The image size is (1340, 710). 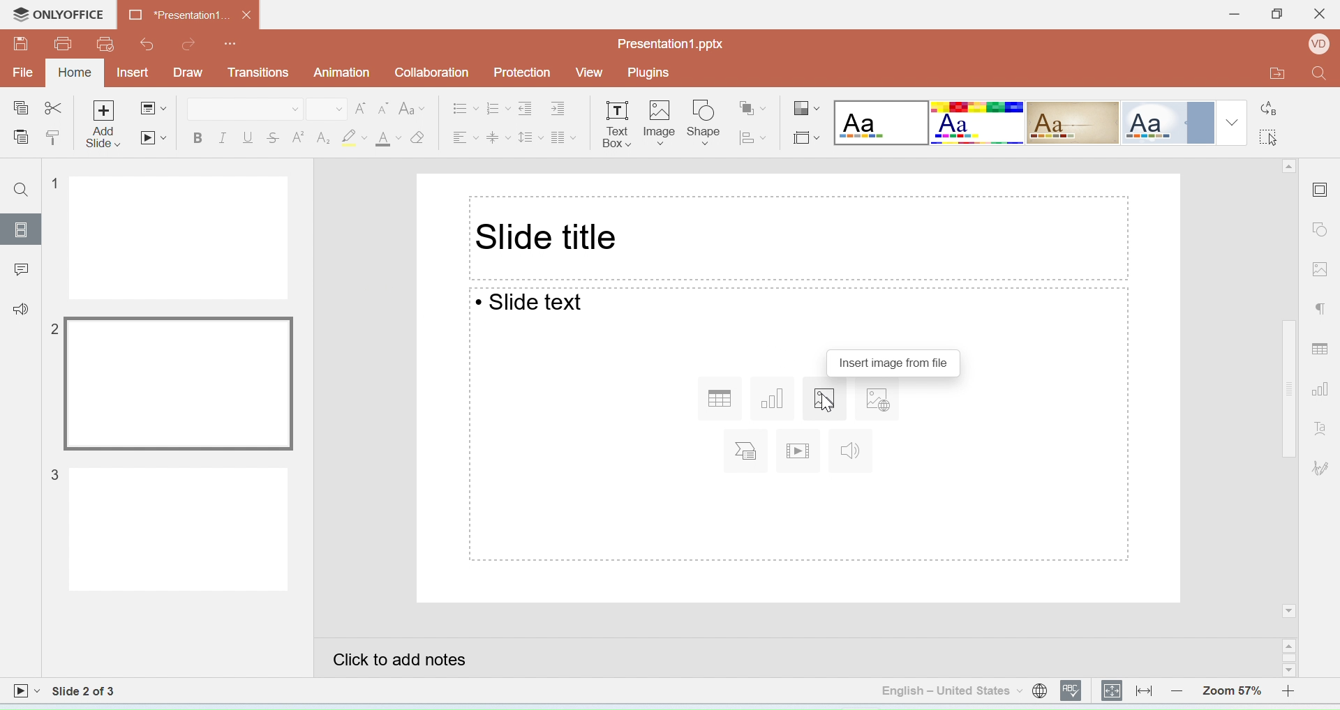 I want to click on Print file, so click(x=64, y=44).